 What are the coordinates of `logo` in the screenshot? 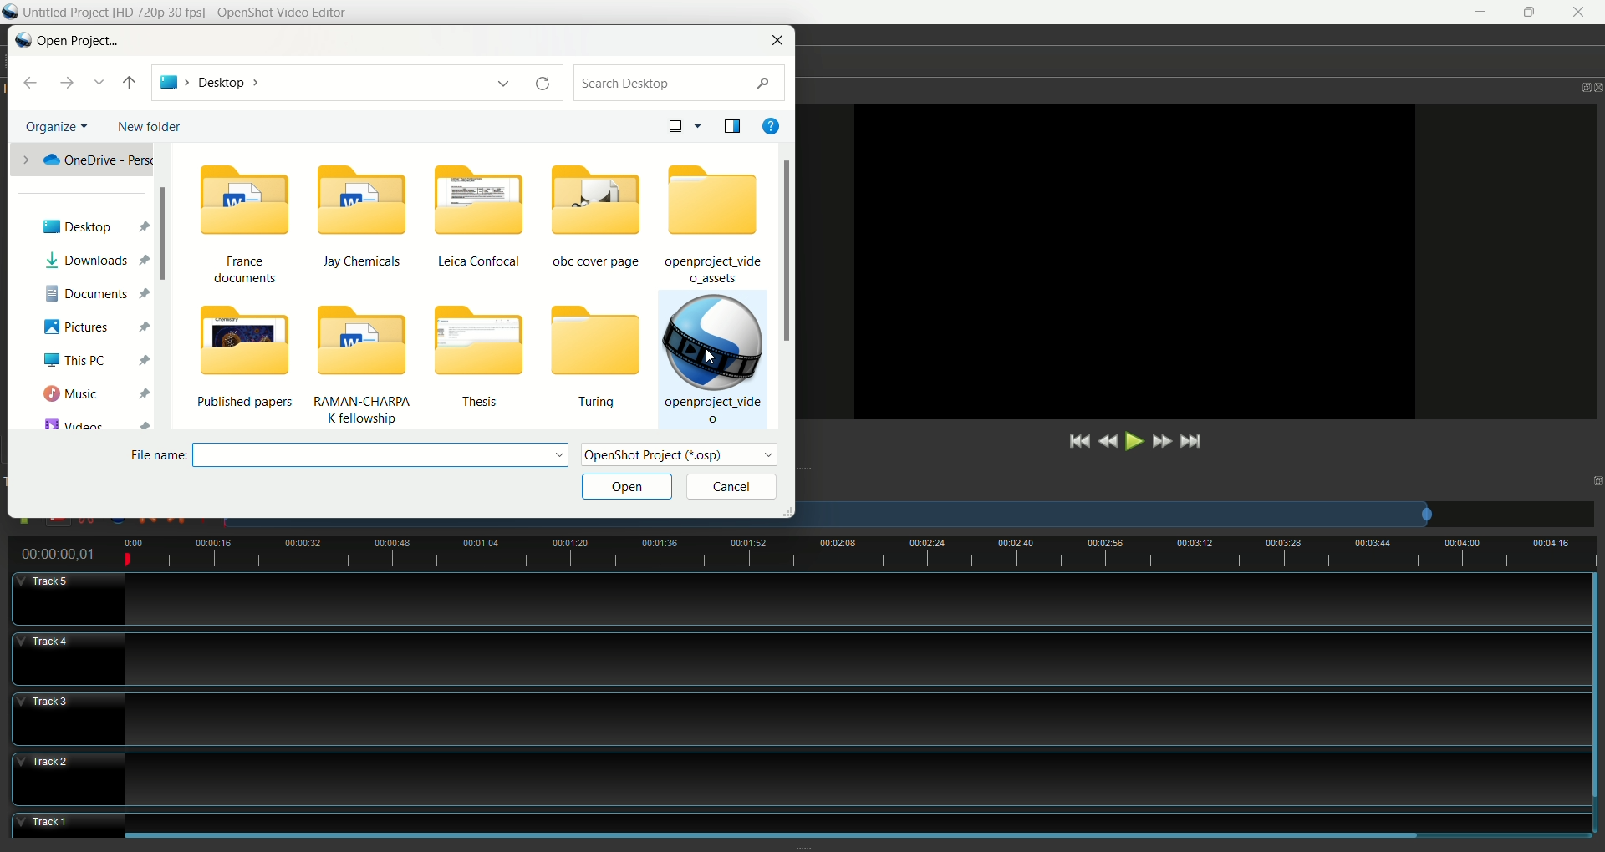 It's located at (21, 38).